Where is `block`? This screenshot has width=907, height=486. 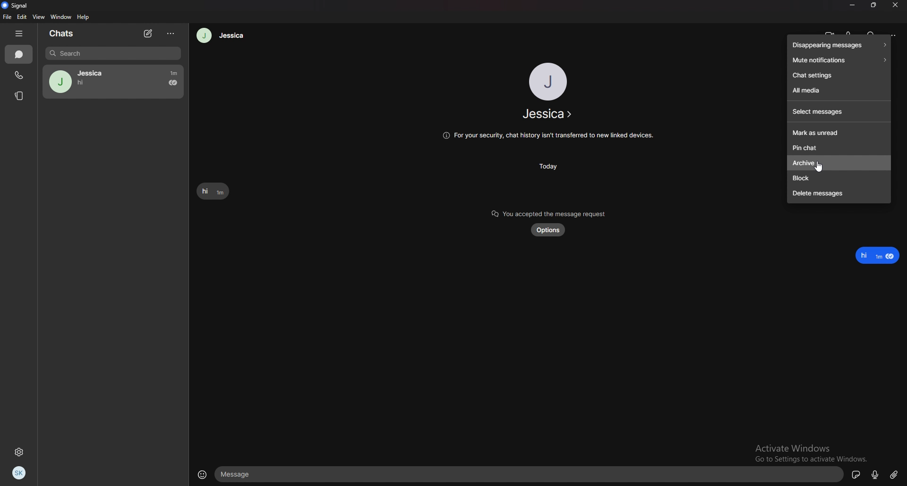 block is located at coordinates (838, 178).